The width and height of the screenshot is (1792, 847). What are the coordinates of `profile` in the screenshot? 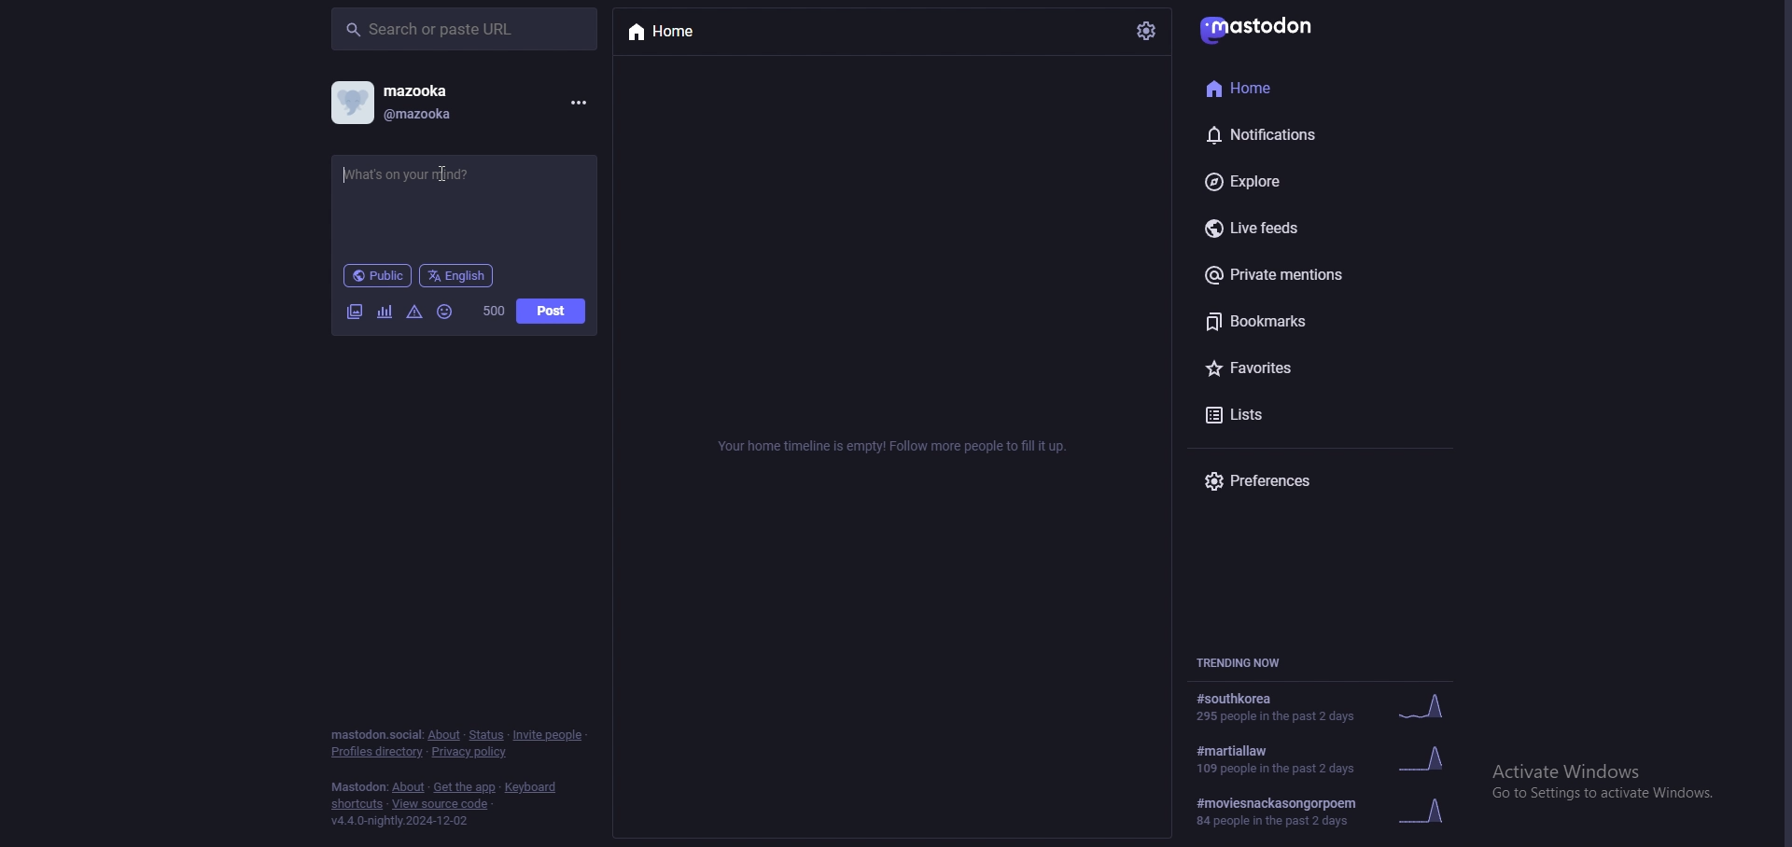 It's located at (401, 101).